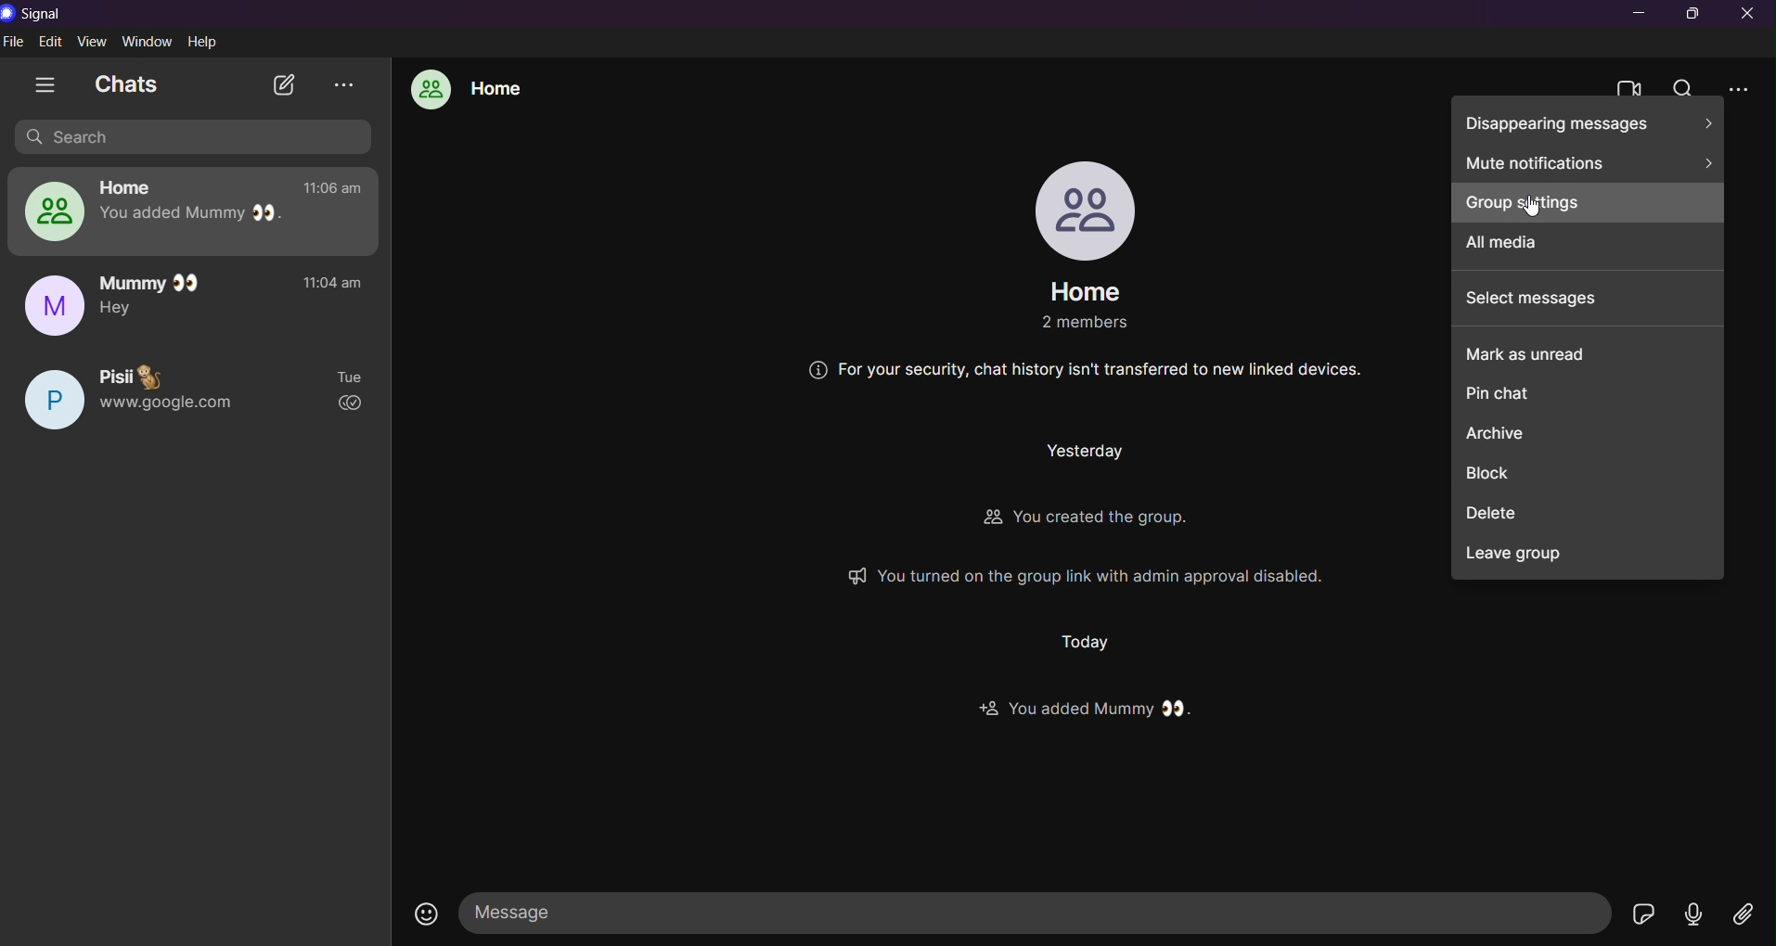  What do you see at coordinates (149, 42) in the screenshot?
I see `window` at bounding box center [149, 42].